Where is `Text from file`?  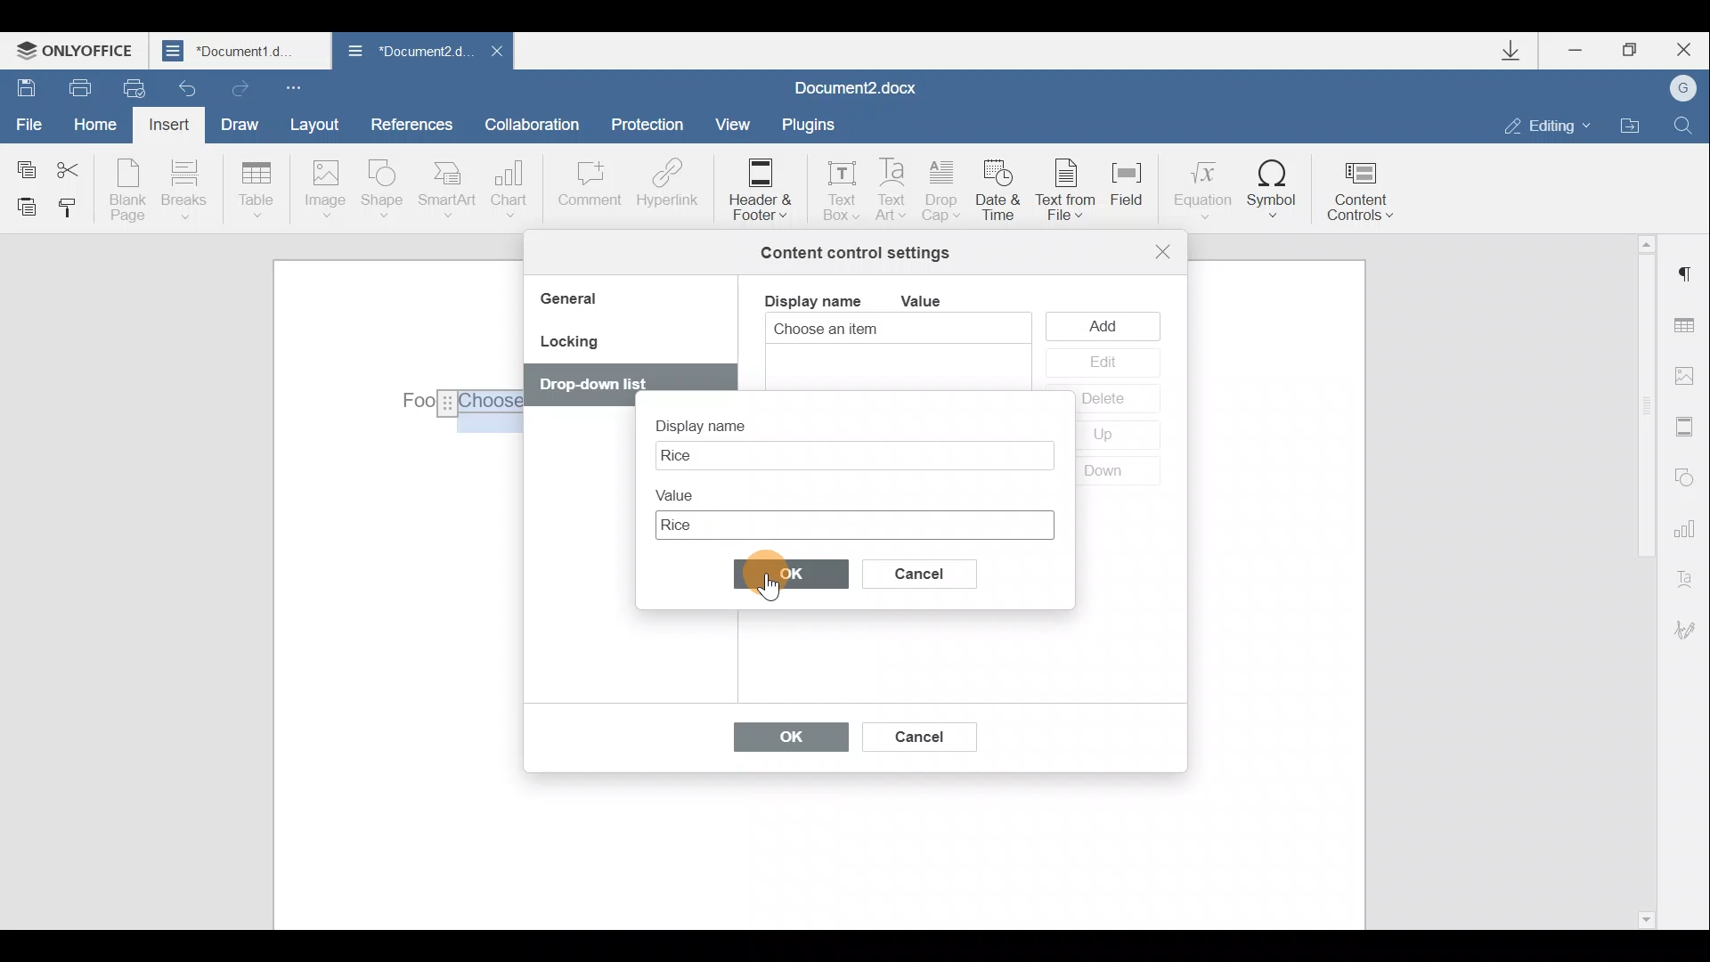
Text from file is located at coordinates (1071, 192).